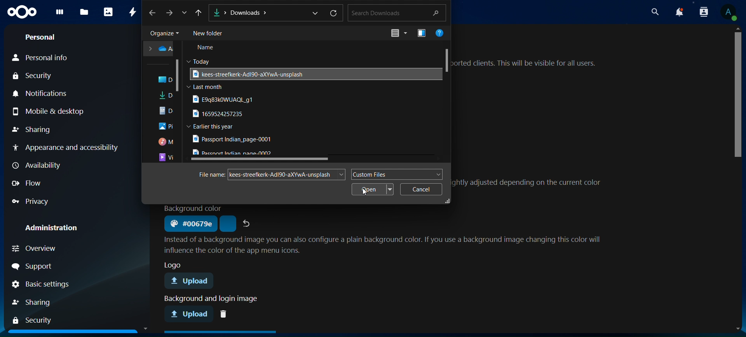 The width and height of the screenshot is (746, 337). Describe the element at coordinates (64, 147) in the screenshot. I see `appearance and accessibility` at that location.